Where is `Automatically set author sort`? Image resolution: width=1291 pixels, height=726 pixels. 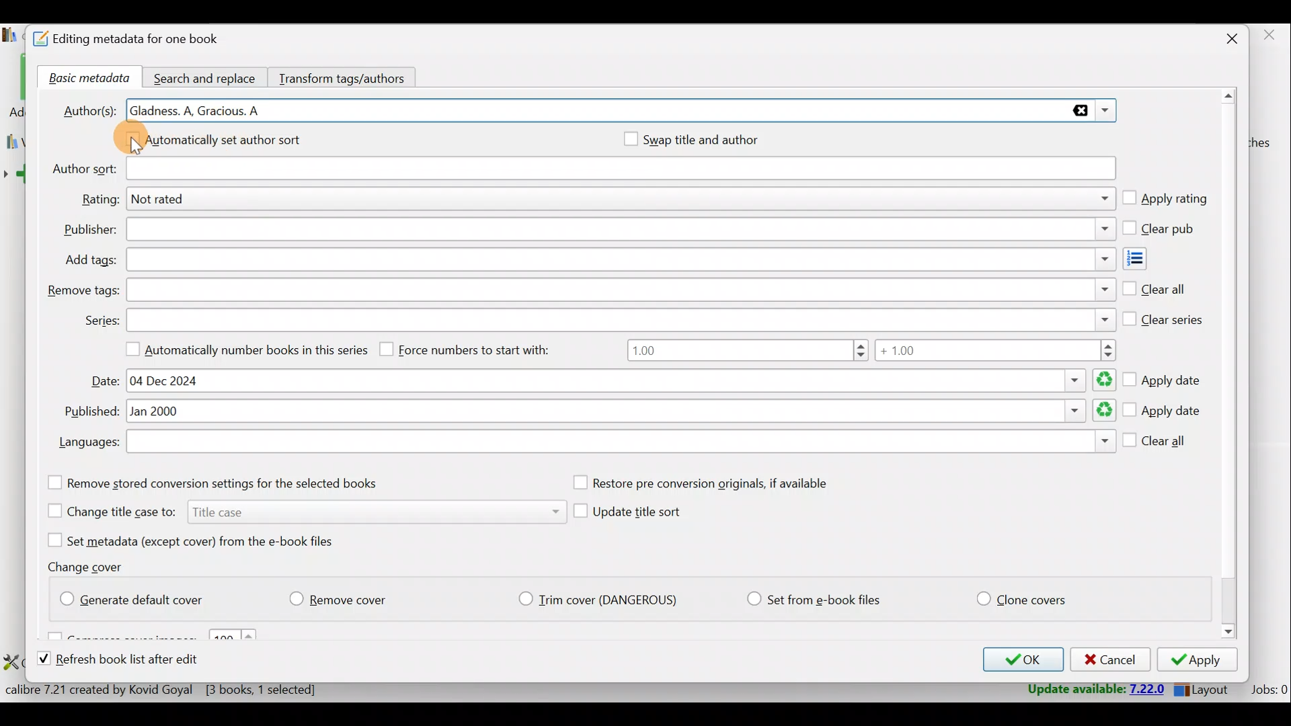 Automatically set author sort is located at coordinates (224, 142).